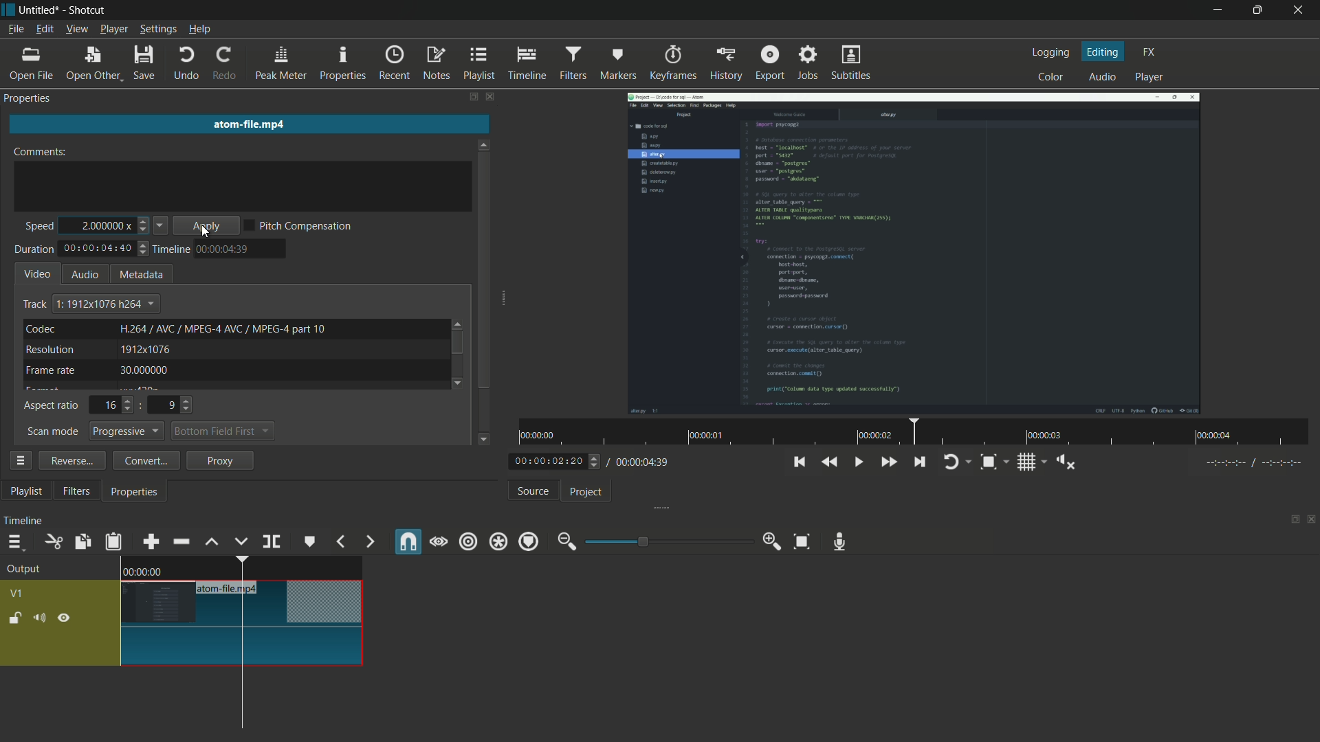  I want to click on quickly play backward, so click(830, 462).